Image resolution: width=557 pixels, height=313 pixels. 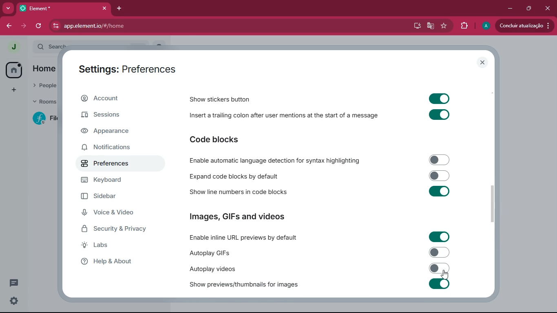 What do you see at coordinates (508, 8) in the screenshot?
I see `minimize` at bounding box center [508, 8].